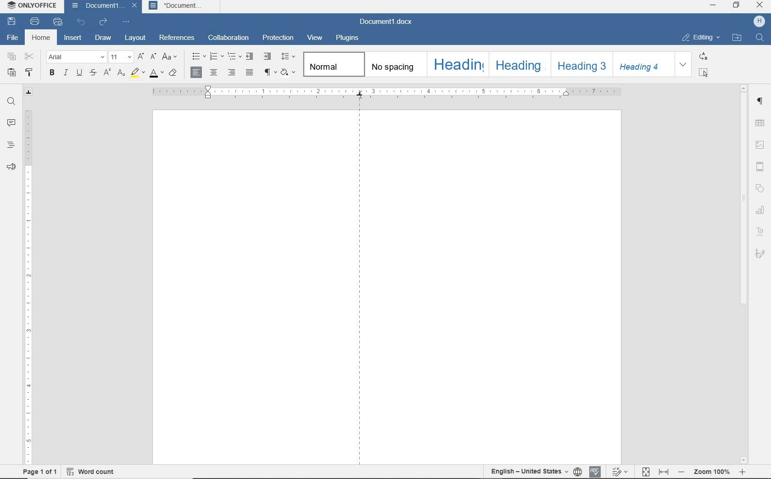  I want to click on ALIGN CENTER, so click(213, 72).